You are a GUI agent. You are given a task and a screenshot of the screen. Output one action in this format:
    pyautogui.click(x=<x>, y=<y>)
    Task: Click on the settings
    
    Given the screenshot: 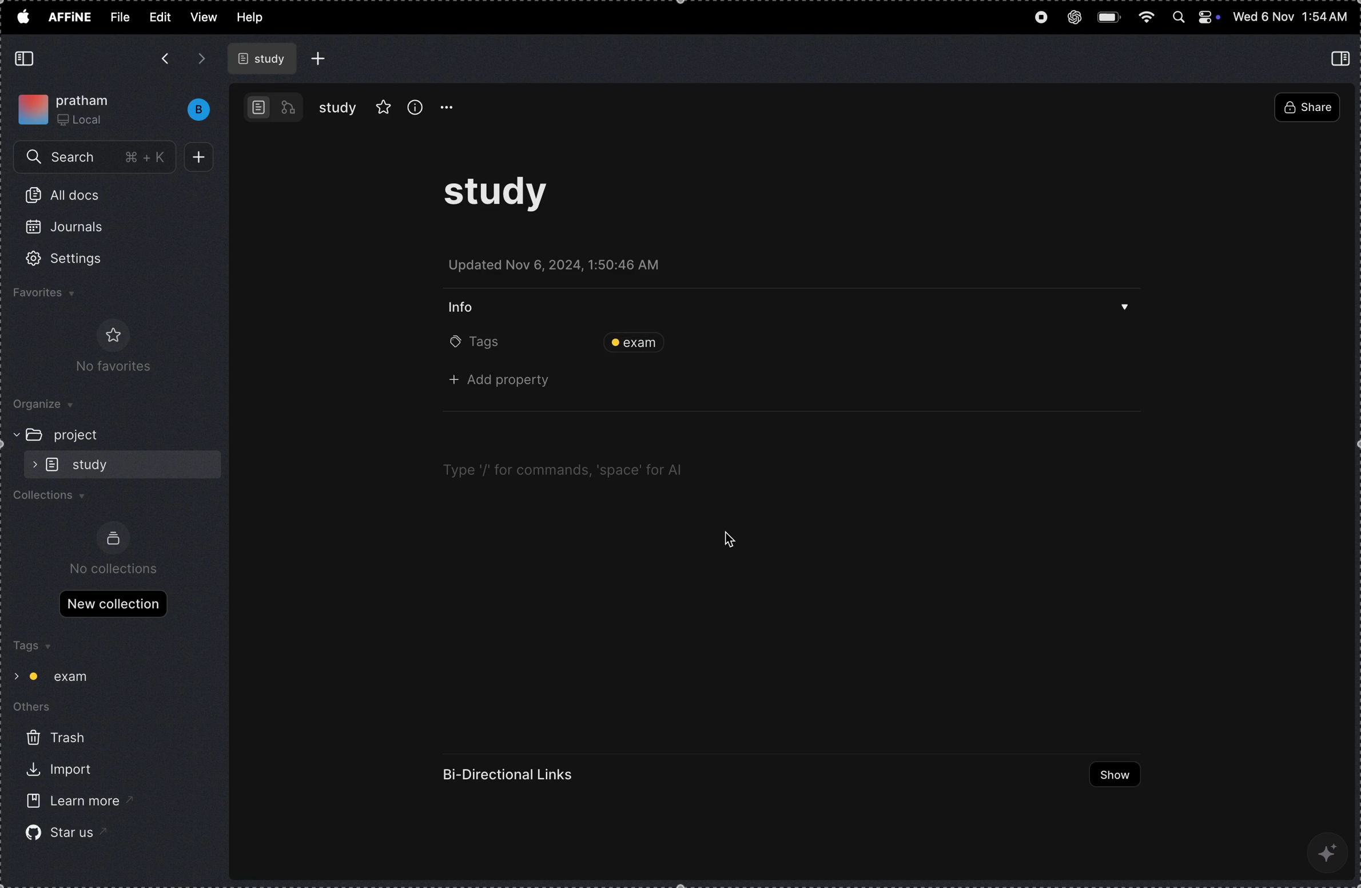 What is the action you would take?
    pyautogui.click(x=79, y=259)
    